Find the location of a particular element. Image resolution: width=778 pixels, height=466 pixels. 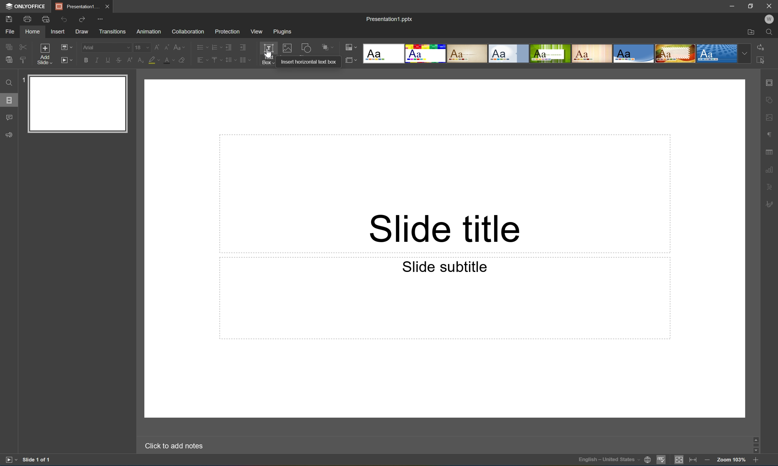

image settings is located at coordinates (770, 119).